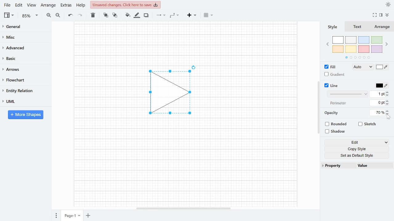 The height and width of the screenshot is (221, 394). Describe the element at coordinates (26, 114) in the screenshot. I see `More shapes` at that location.